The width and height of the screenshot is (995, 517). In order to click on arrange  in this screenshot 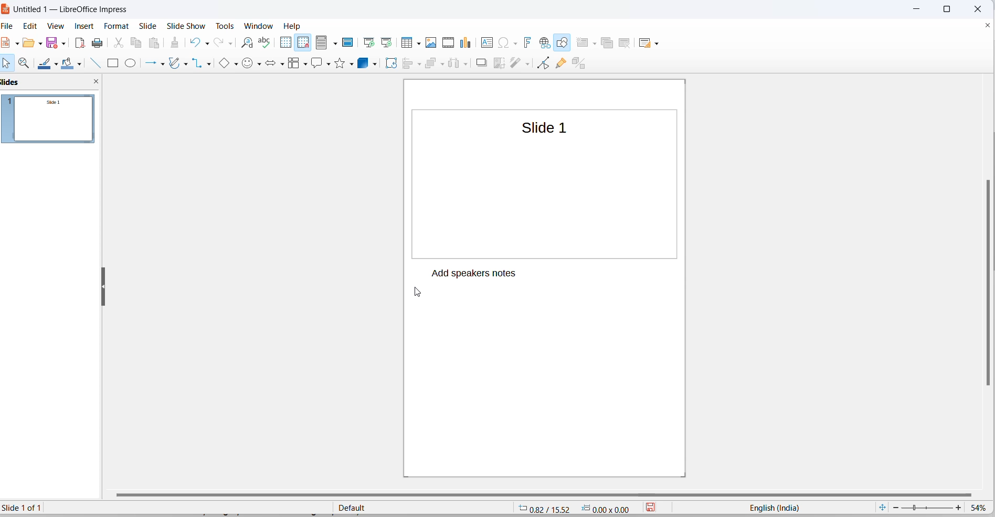, I will do `click(431, 64)`.